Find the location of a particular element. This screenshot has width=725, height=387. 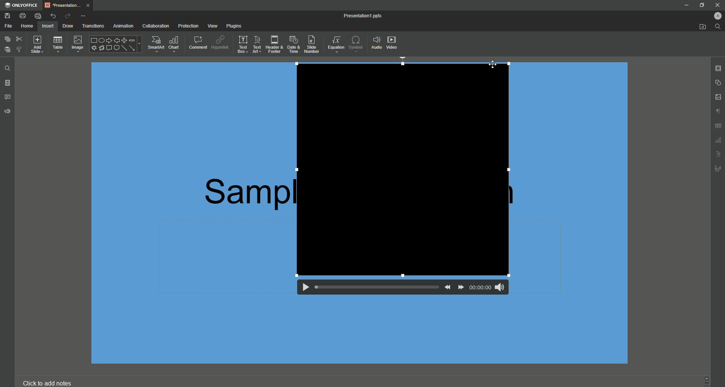

Comment is located at coordinates (198, 43).